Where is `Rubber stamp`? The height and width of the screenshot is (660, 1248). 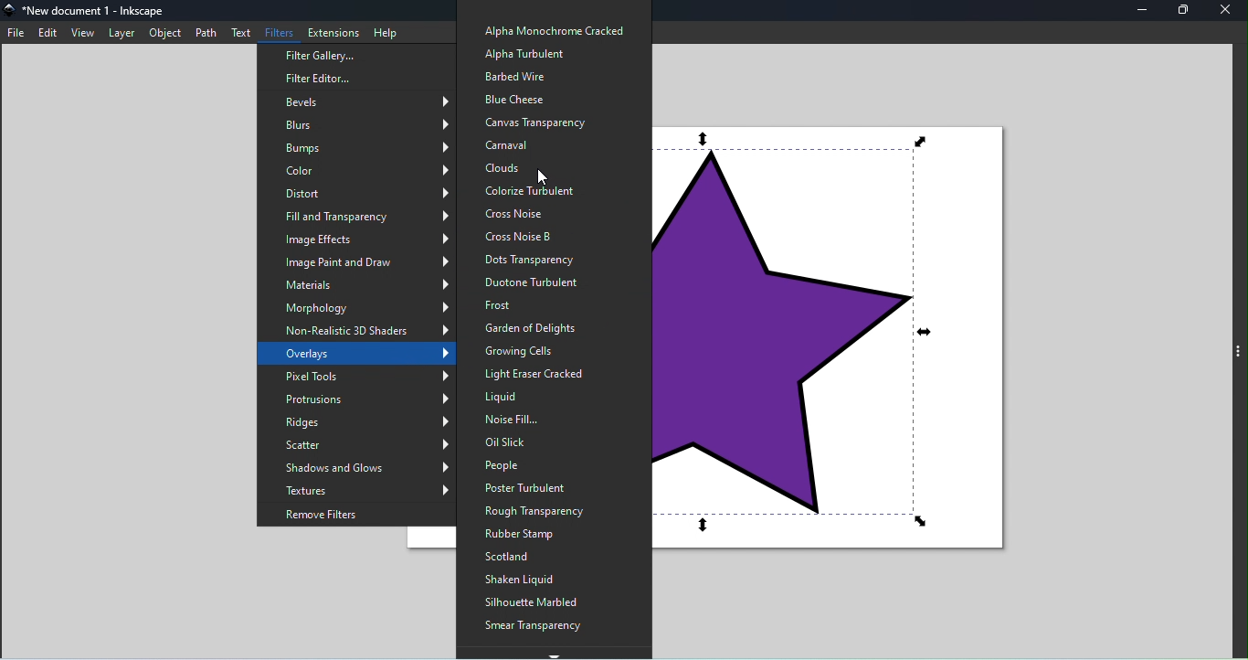 Rubber stamp is located at coordinates (548, 535).